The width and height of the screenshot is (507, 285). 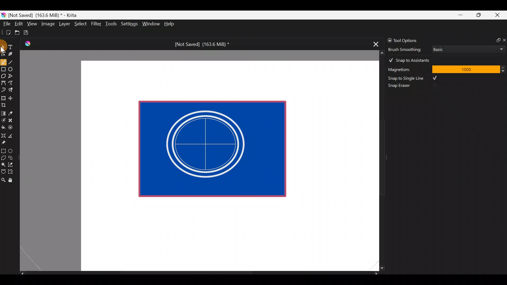 What do you see at coordinates (374, 43) in the screenshot?
I see `Close tab` at bounding box center [374, 43].